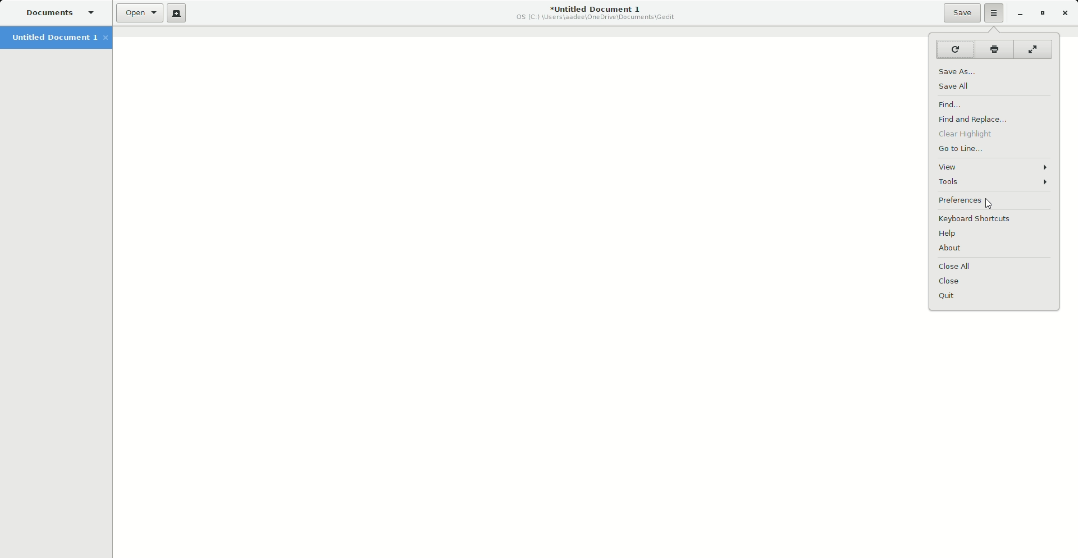  I want to click on Tools, so click(994, 182).